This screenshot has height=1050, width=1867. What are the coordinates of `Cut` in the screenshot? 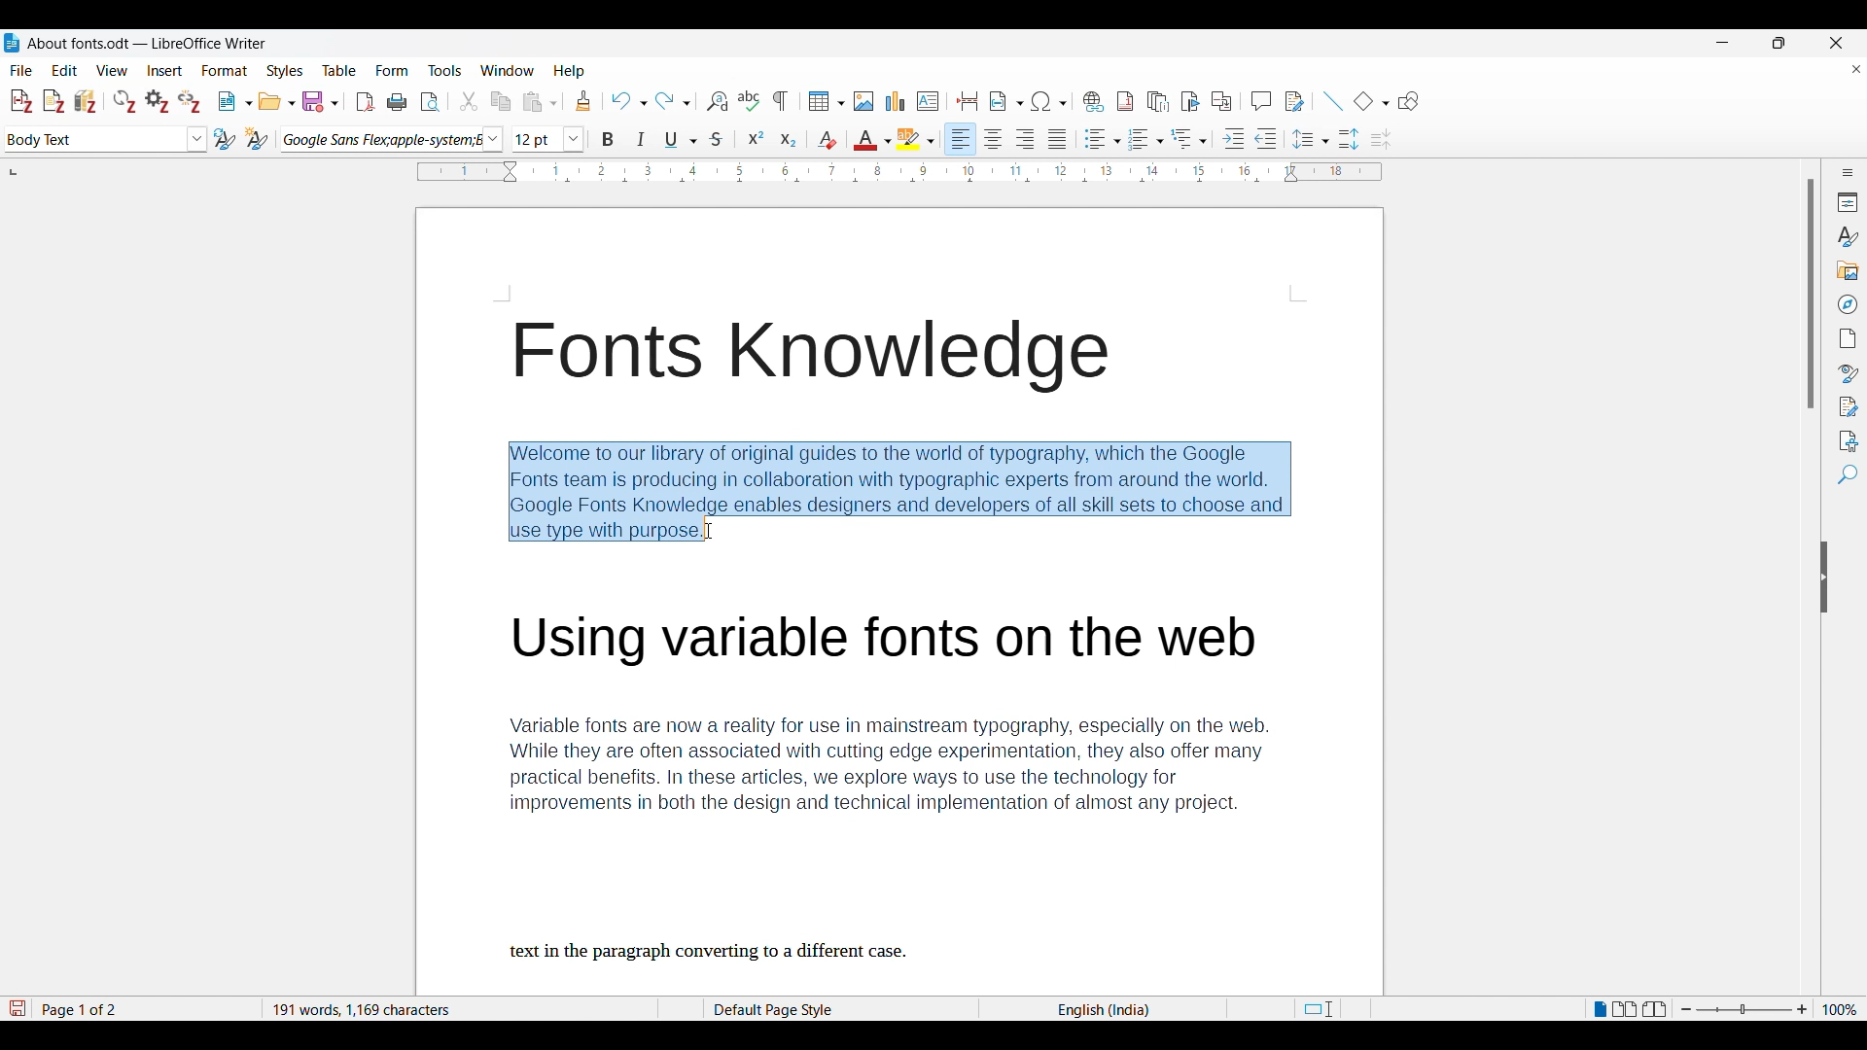 It's located at (469, 101).